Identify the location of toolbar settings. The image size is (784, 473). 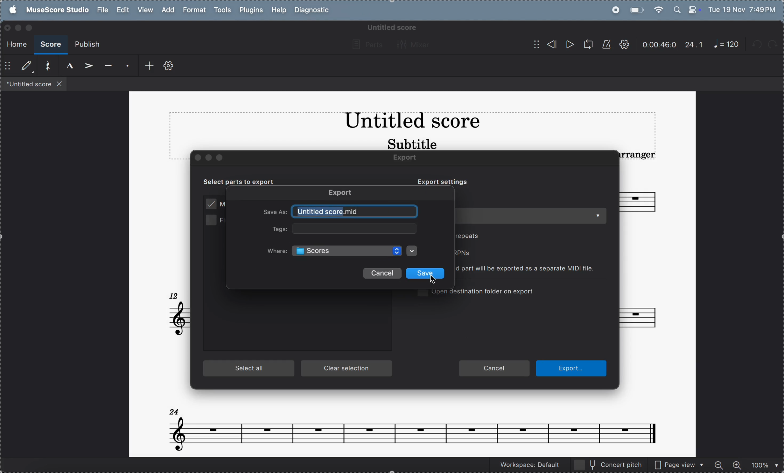
(169, 66).